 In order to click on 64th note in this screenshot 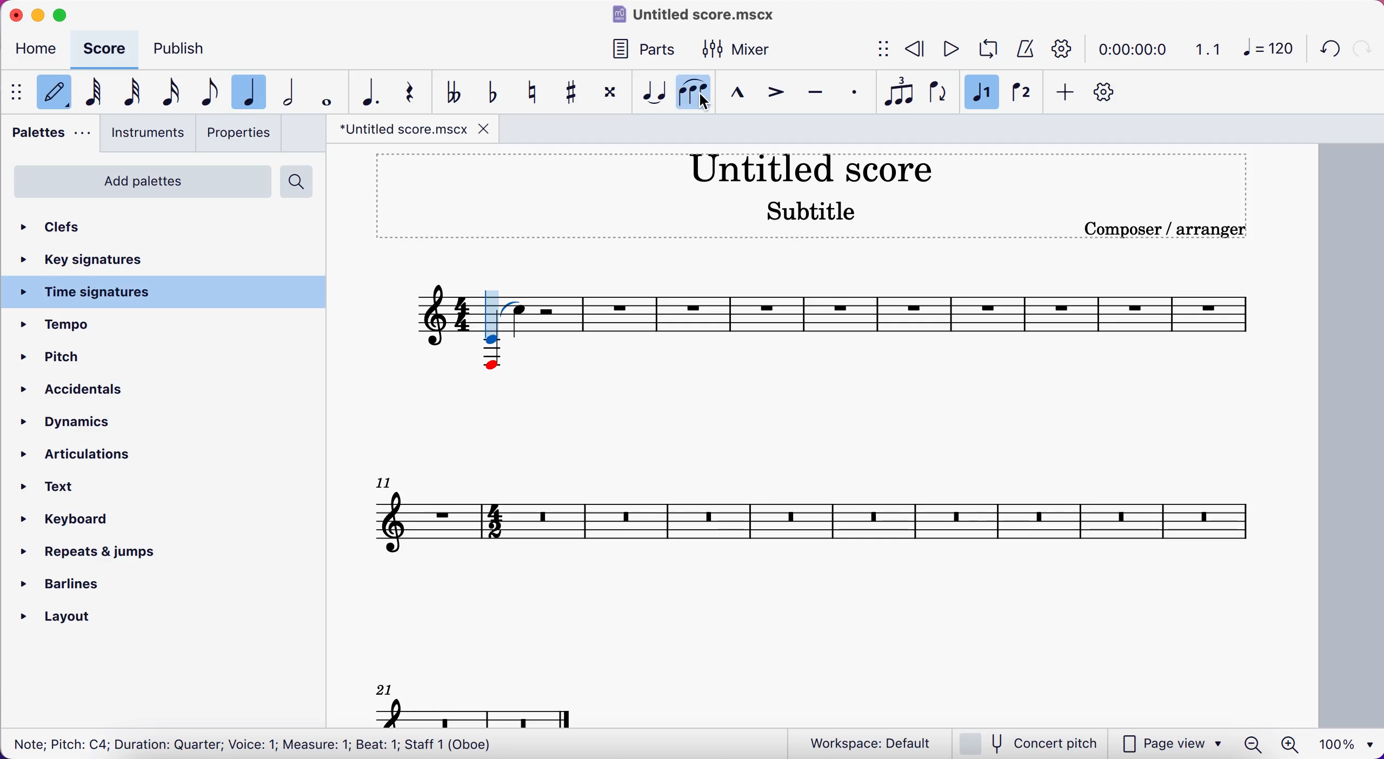, I will do `click(98, 94)`.